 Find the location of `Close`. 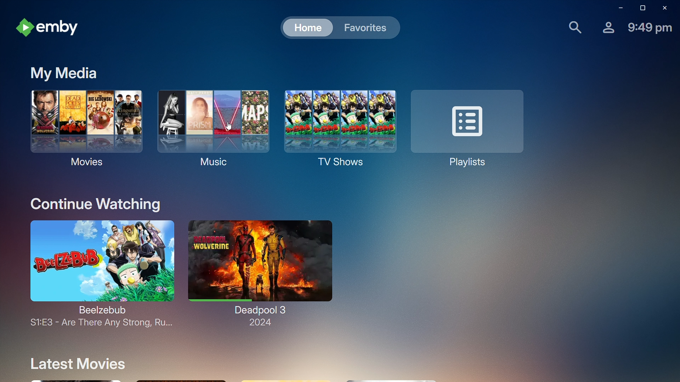

Close is located at coordinates (664, 7).